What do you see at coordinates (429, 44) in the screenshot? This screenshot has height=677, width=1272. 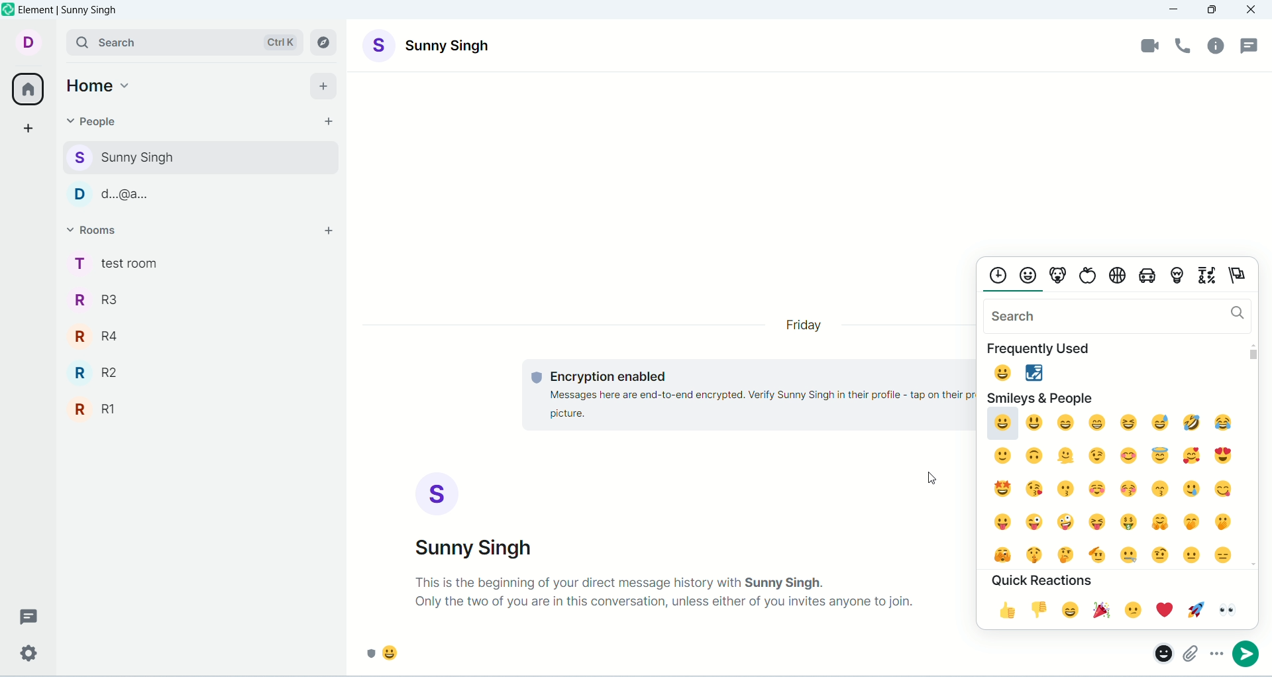 I see `account` at bounding box center [429, 44].